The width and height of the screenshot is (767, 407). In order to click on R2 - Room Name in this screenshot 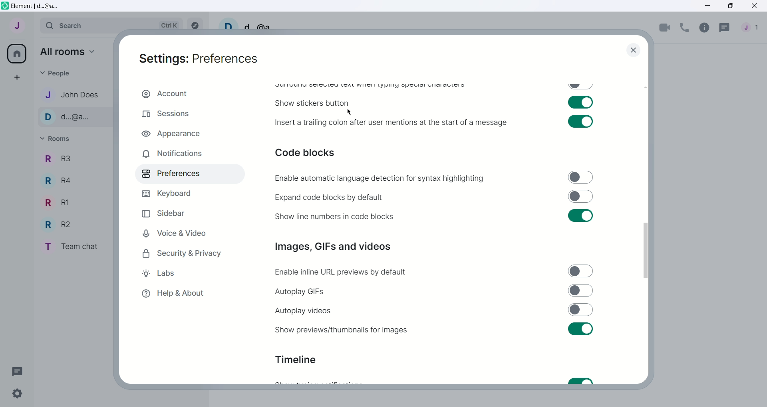, I will do `click(61, 224)`.